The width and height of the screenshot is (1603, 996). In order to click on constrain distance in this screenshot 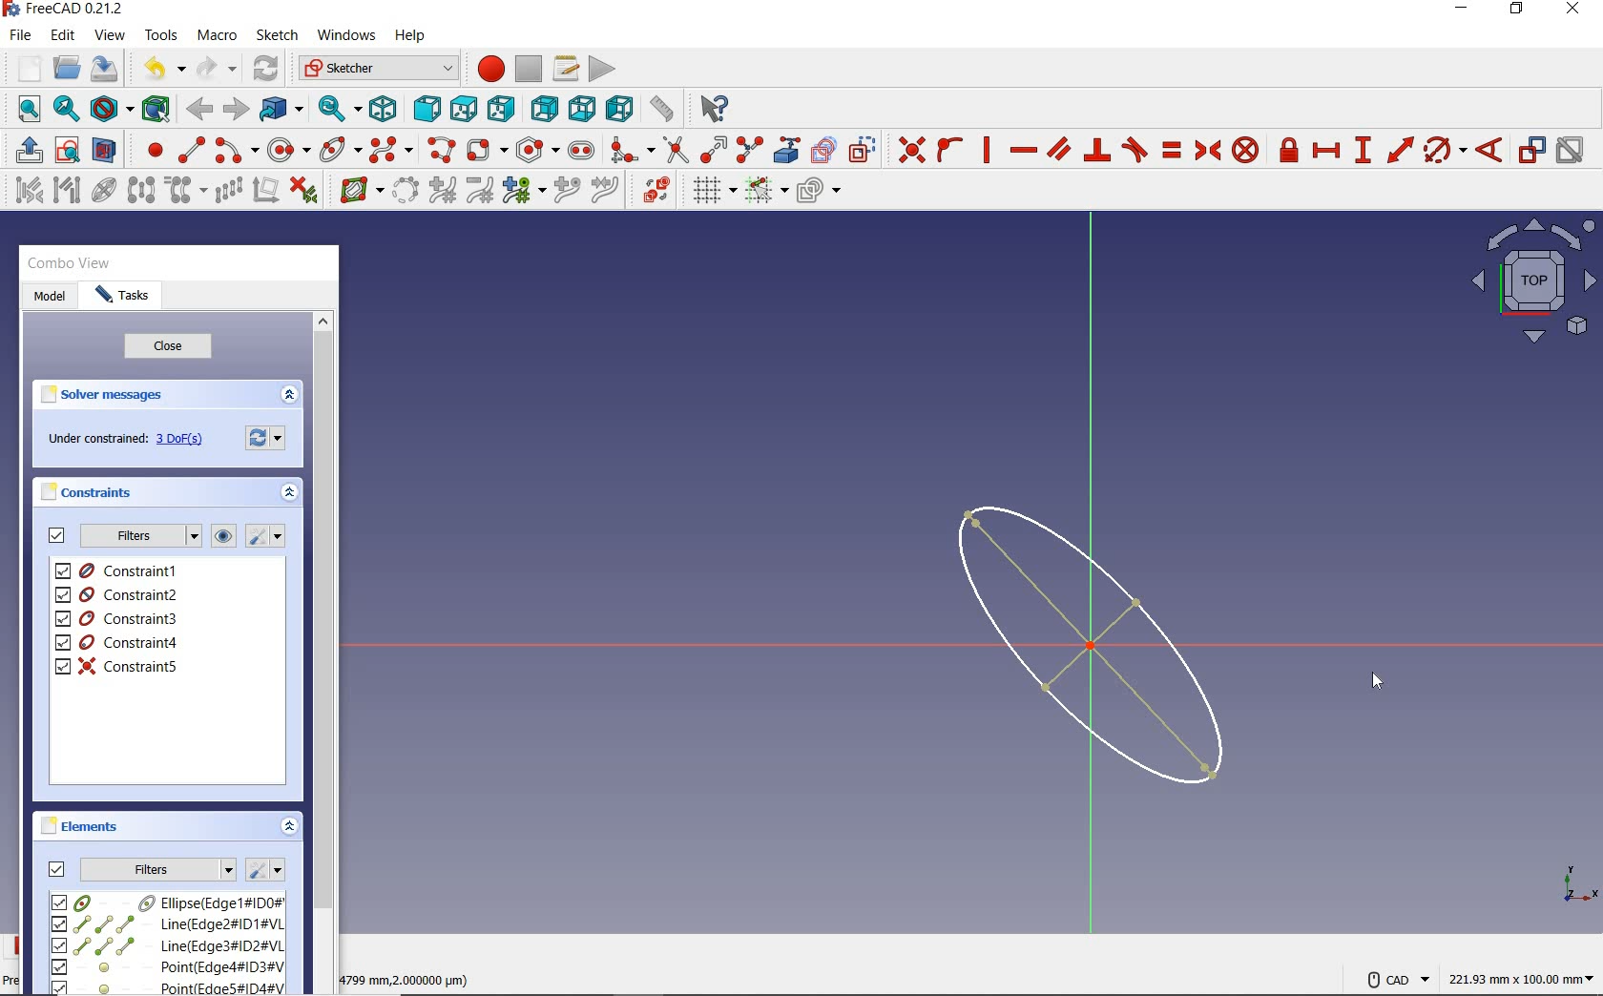, I will do `click(1401, 148)`.